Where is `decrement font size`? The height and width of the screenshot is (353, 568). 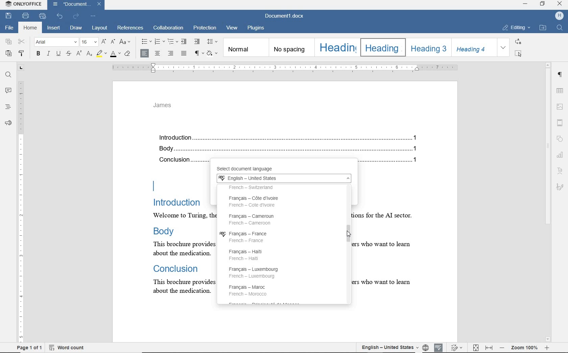 decrement font size is located at coordinates (113, 41).